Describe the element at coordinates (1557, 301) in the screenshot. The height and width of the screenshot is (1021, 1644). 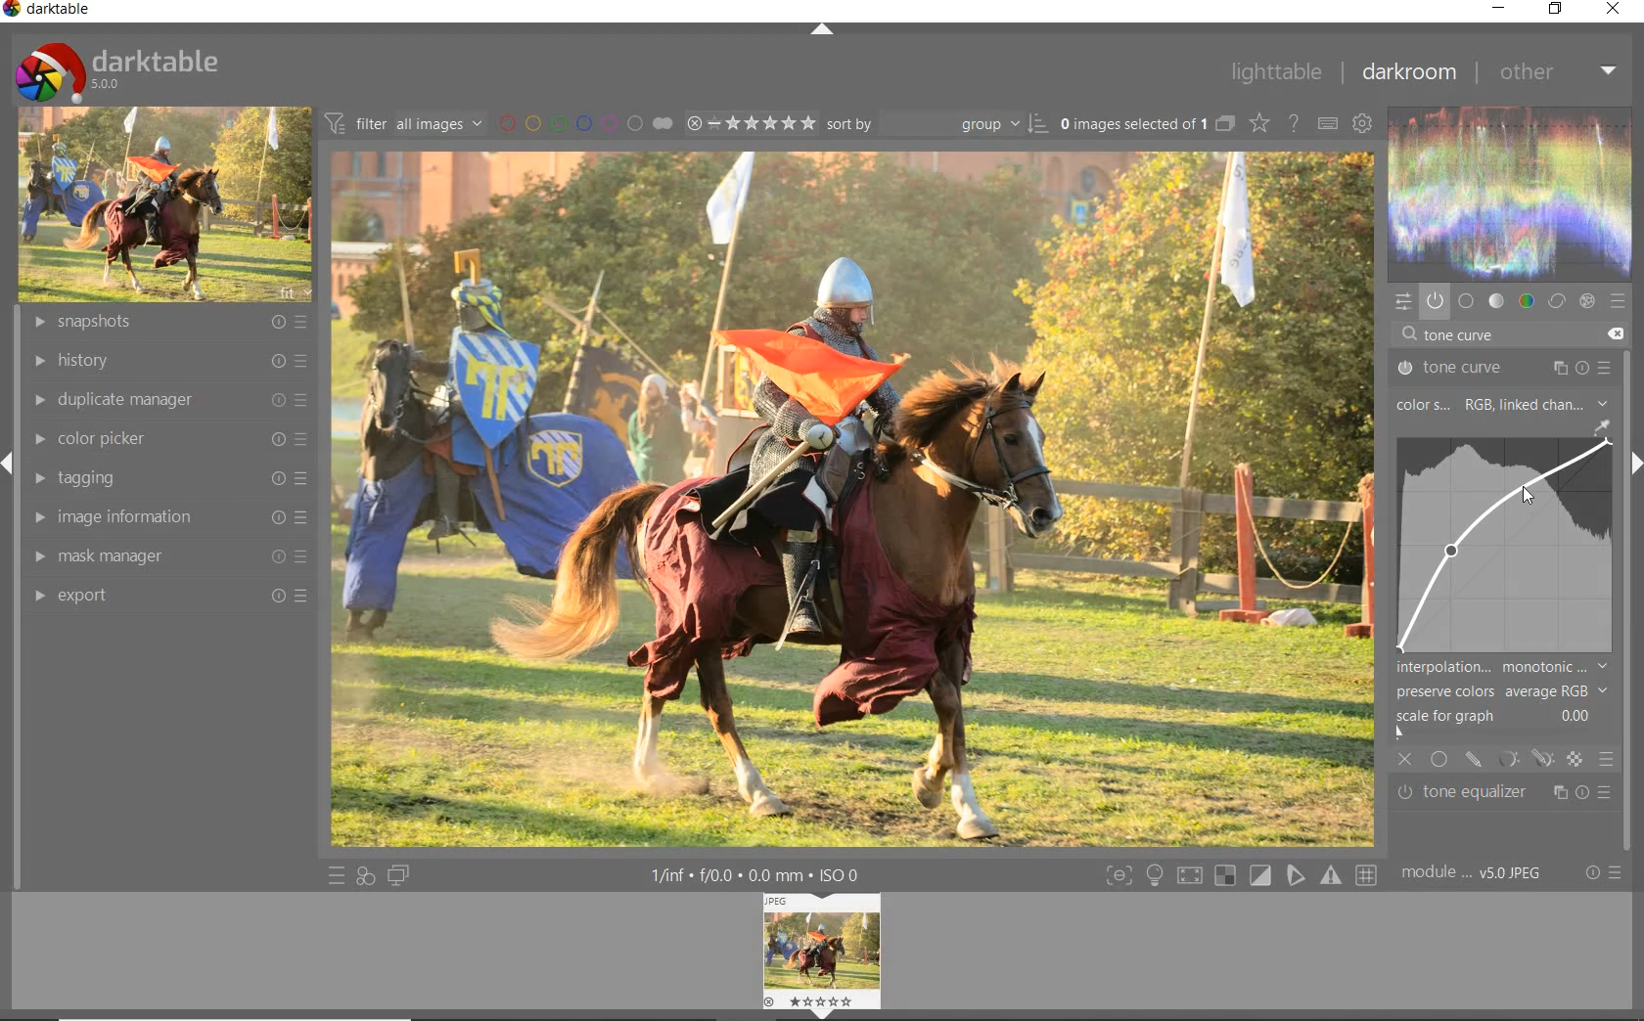
I see `correct` at that location.